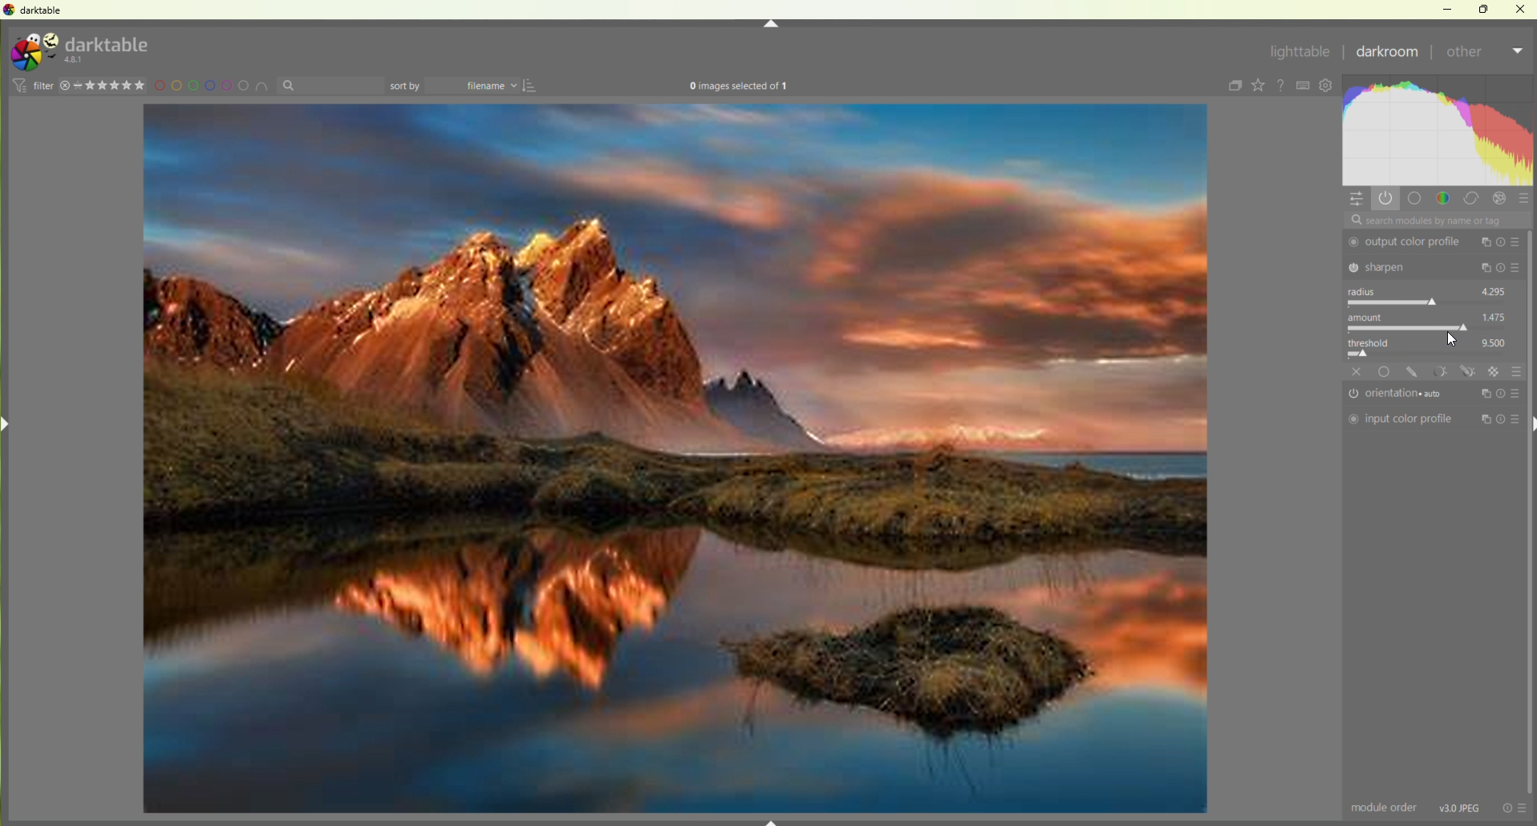  What do you see at coordinates (406, 86) in the screenshot?
I see `sort by` at bounding box center [406, 86].